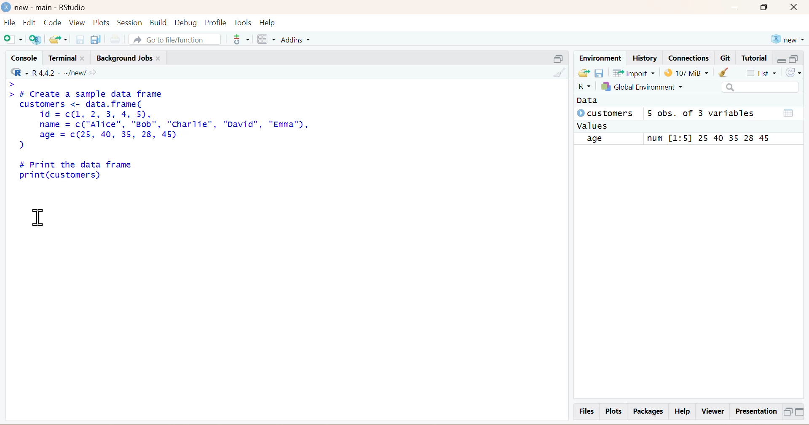 This screenshot has width=809, height=425. Describe the element at coordinates (767, 9) in the screenshot. I see `Maximize` at that location.